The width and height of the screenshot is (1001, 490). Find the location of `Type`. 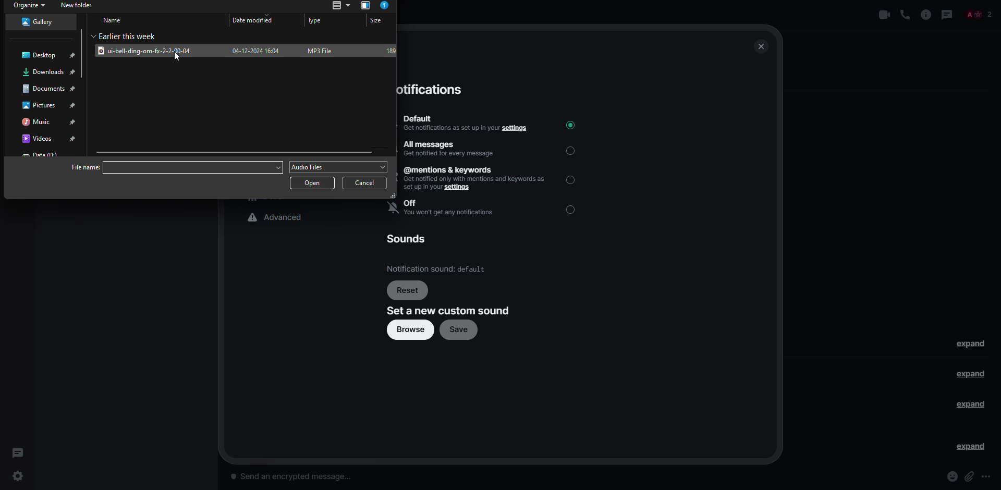

Type is located at coordinates (318, 21).